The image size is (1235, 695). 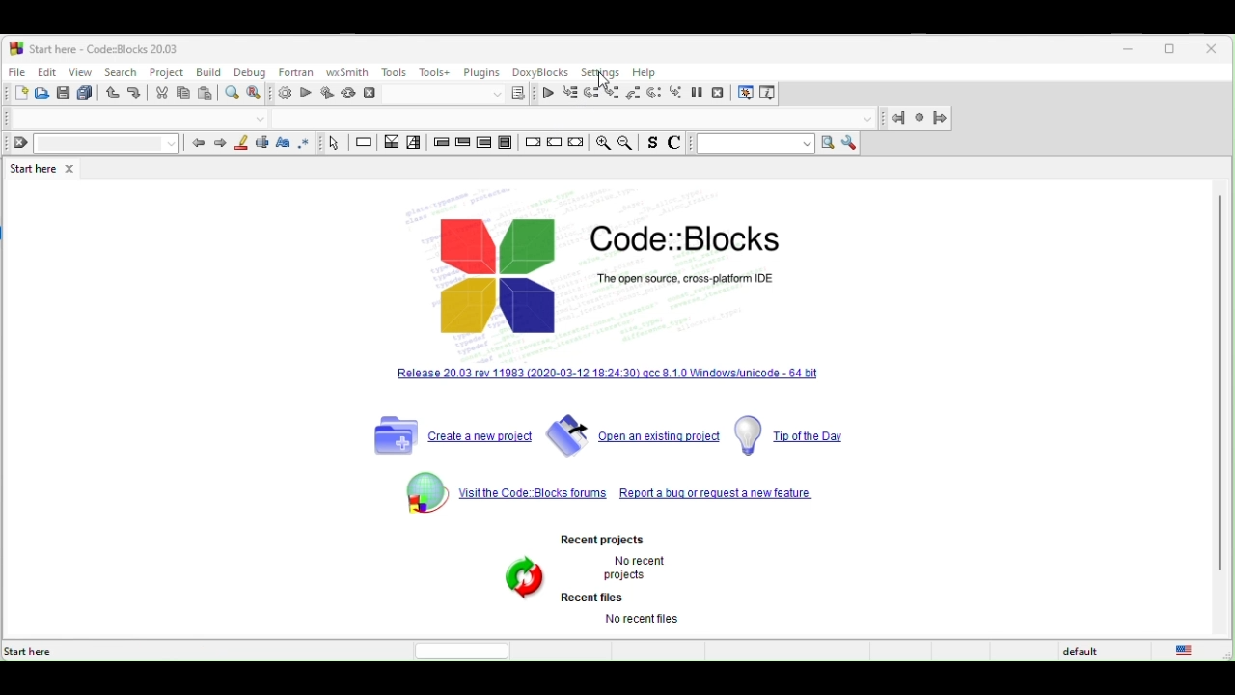 What do you see at coordinates (307, 95) in the screenshot?
I see `run` at bounding box center [307, 95].